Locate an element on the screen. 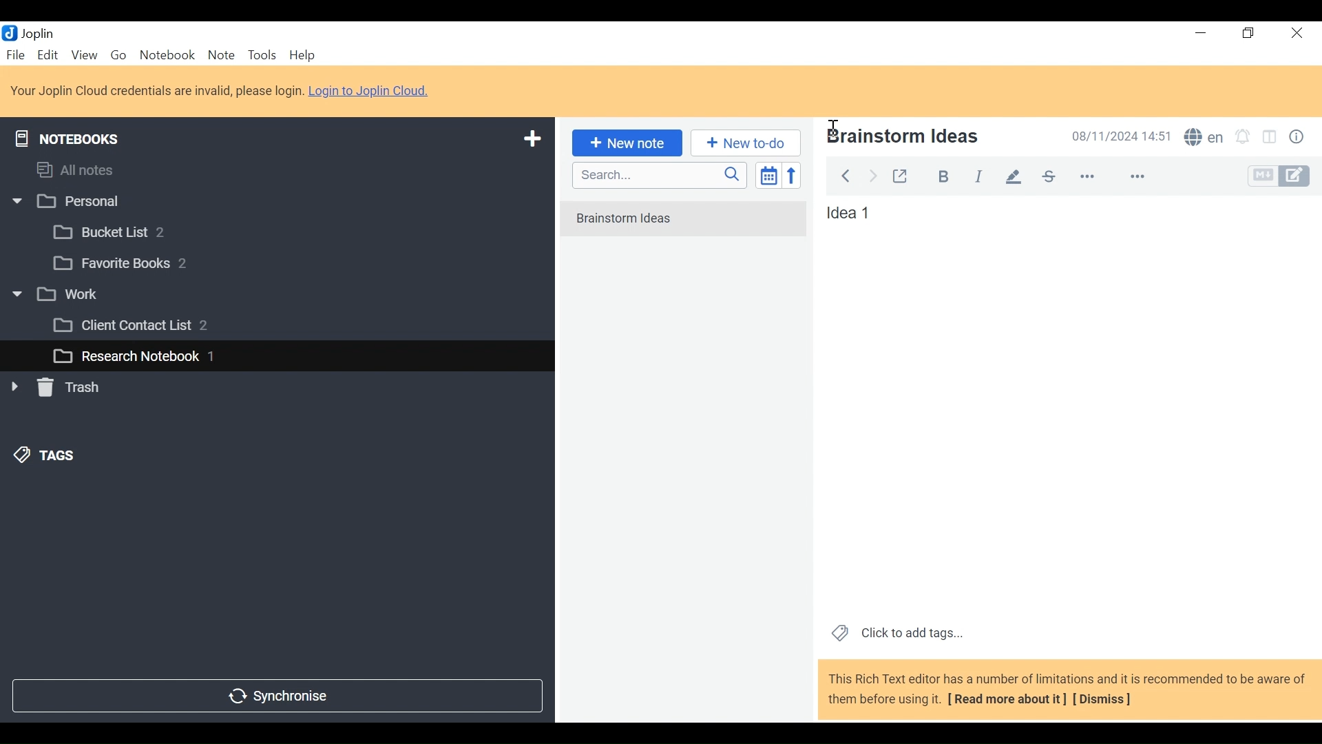 This screenshot has width=1322, height=744. This Rich Text editor has a number of limitations and it is recommended to be aware of
them before using it. [ Read more about it] [Dismiss] is located at coordinates (1067, 689).